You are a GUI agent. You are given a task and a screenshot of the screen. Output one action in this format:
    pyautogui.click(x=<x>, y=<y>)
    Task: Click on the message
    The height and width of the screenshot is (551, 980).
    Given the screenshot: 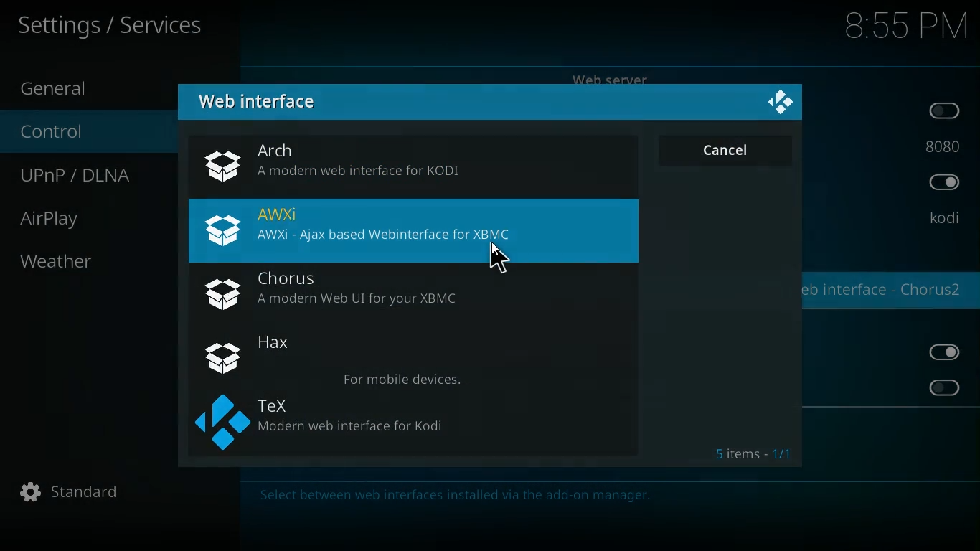 What is the action you would take?
    pyautogui.click(x=604, y=497)
    